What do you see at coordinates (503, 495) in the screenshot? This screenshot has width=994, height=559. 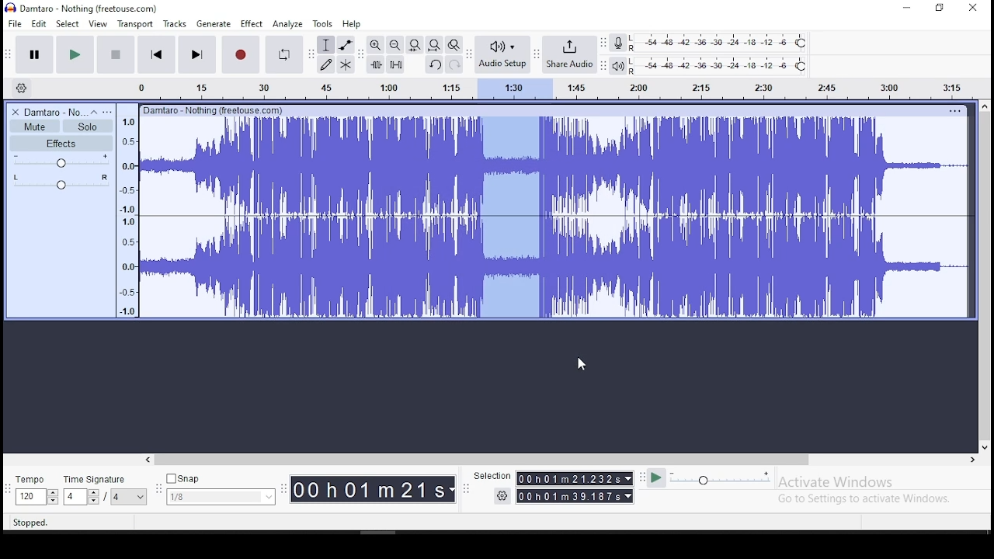 I see `Settings` at bounding box center [503, 495].